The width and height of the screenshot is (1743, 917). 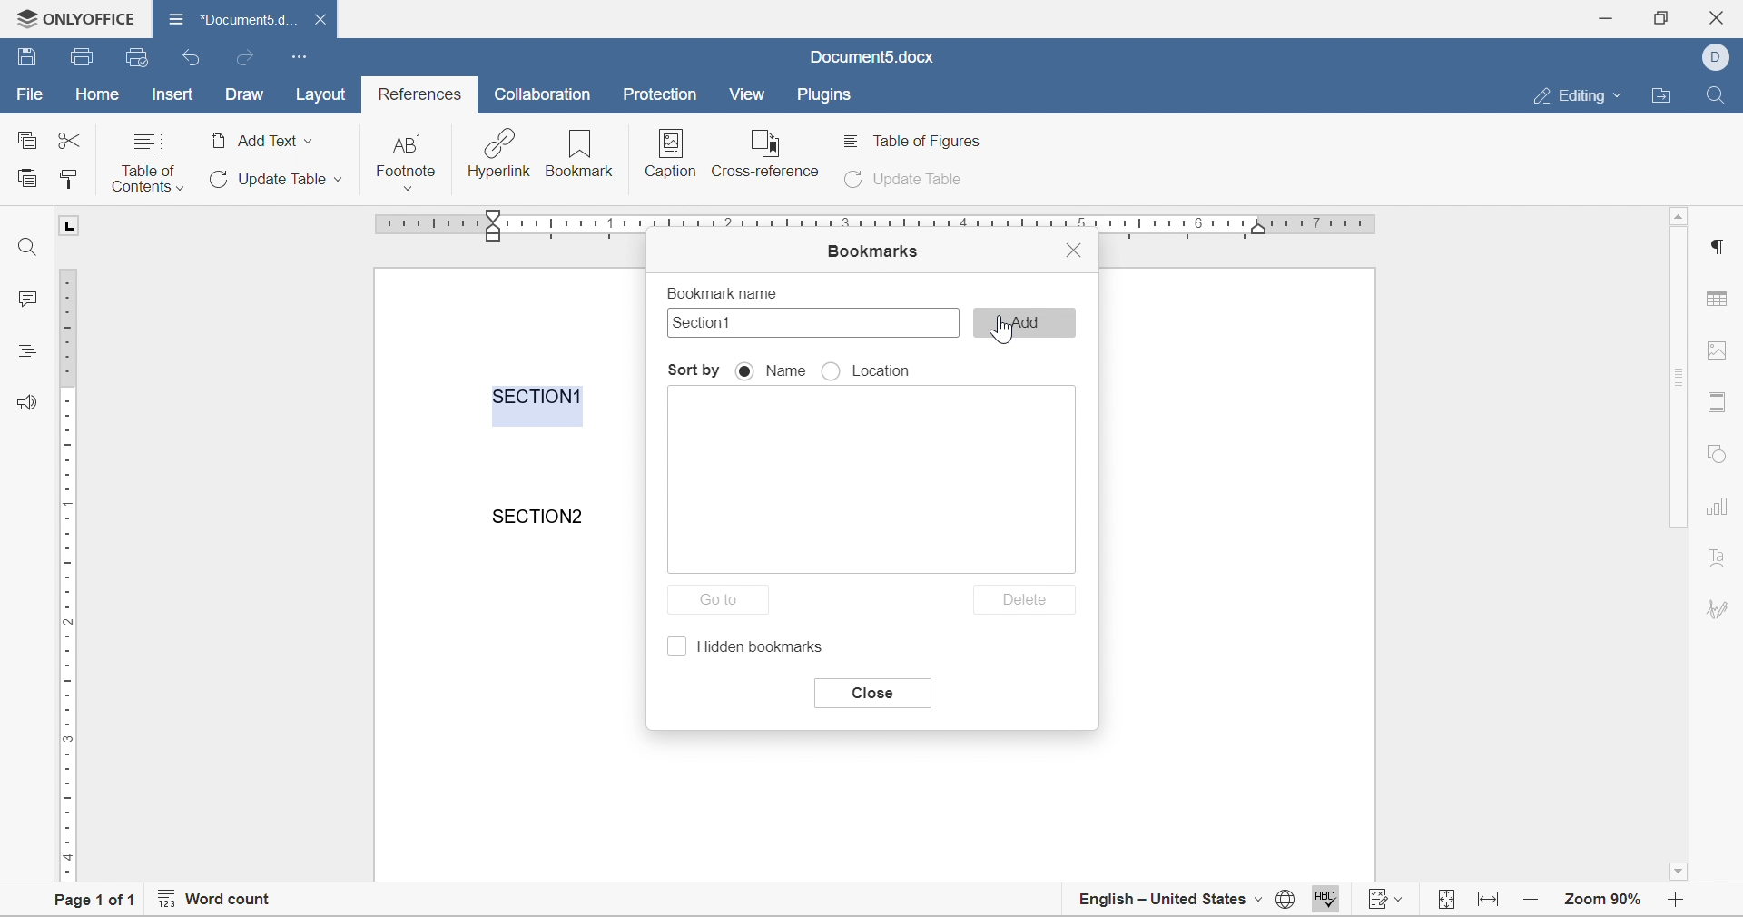 What do you see at coordinates (694, 370) in the screenshot?
I see `sort by` at bounding box center [694, 370].